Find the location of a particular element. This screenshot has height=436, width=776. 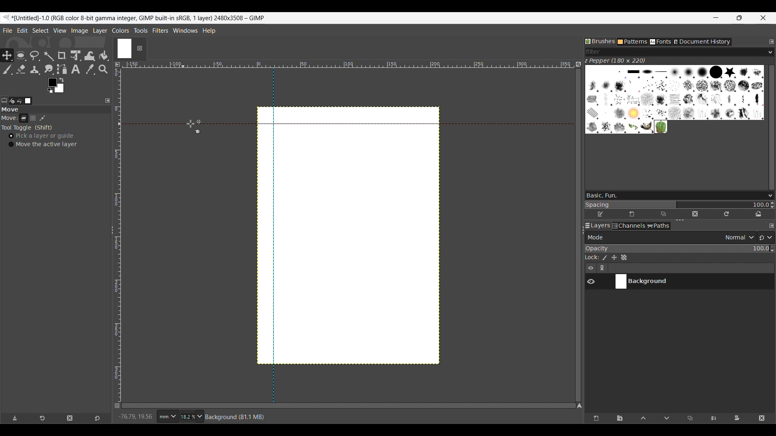

Software logo is located at coordinates (6, 17).